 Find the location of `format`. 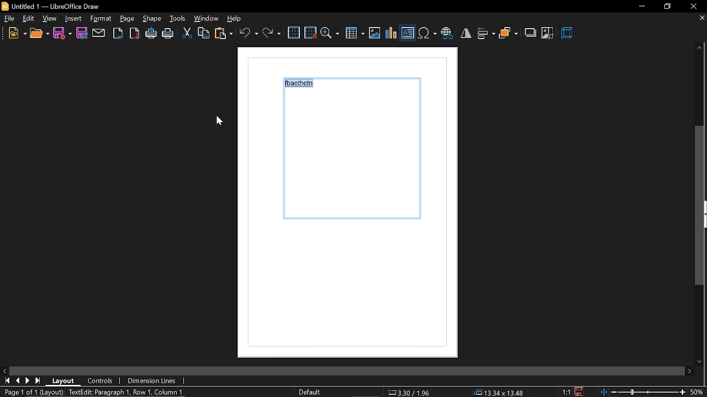

format is located at coordinates (128, 19).